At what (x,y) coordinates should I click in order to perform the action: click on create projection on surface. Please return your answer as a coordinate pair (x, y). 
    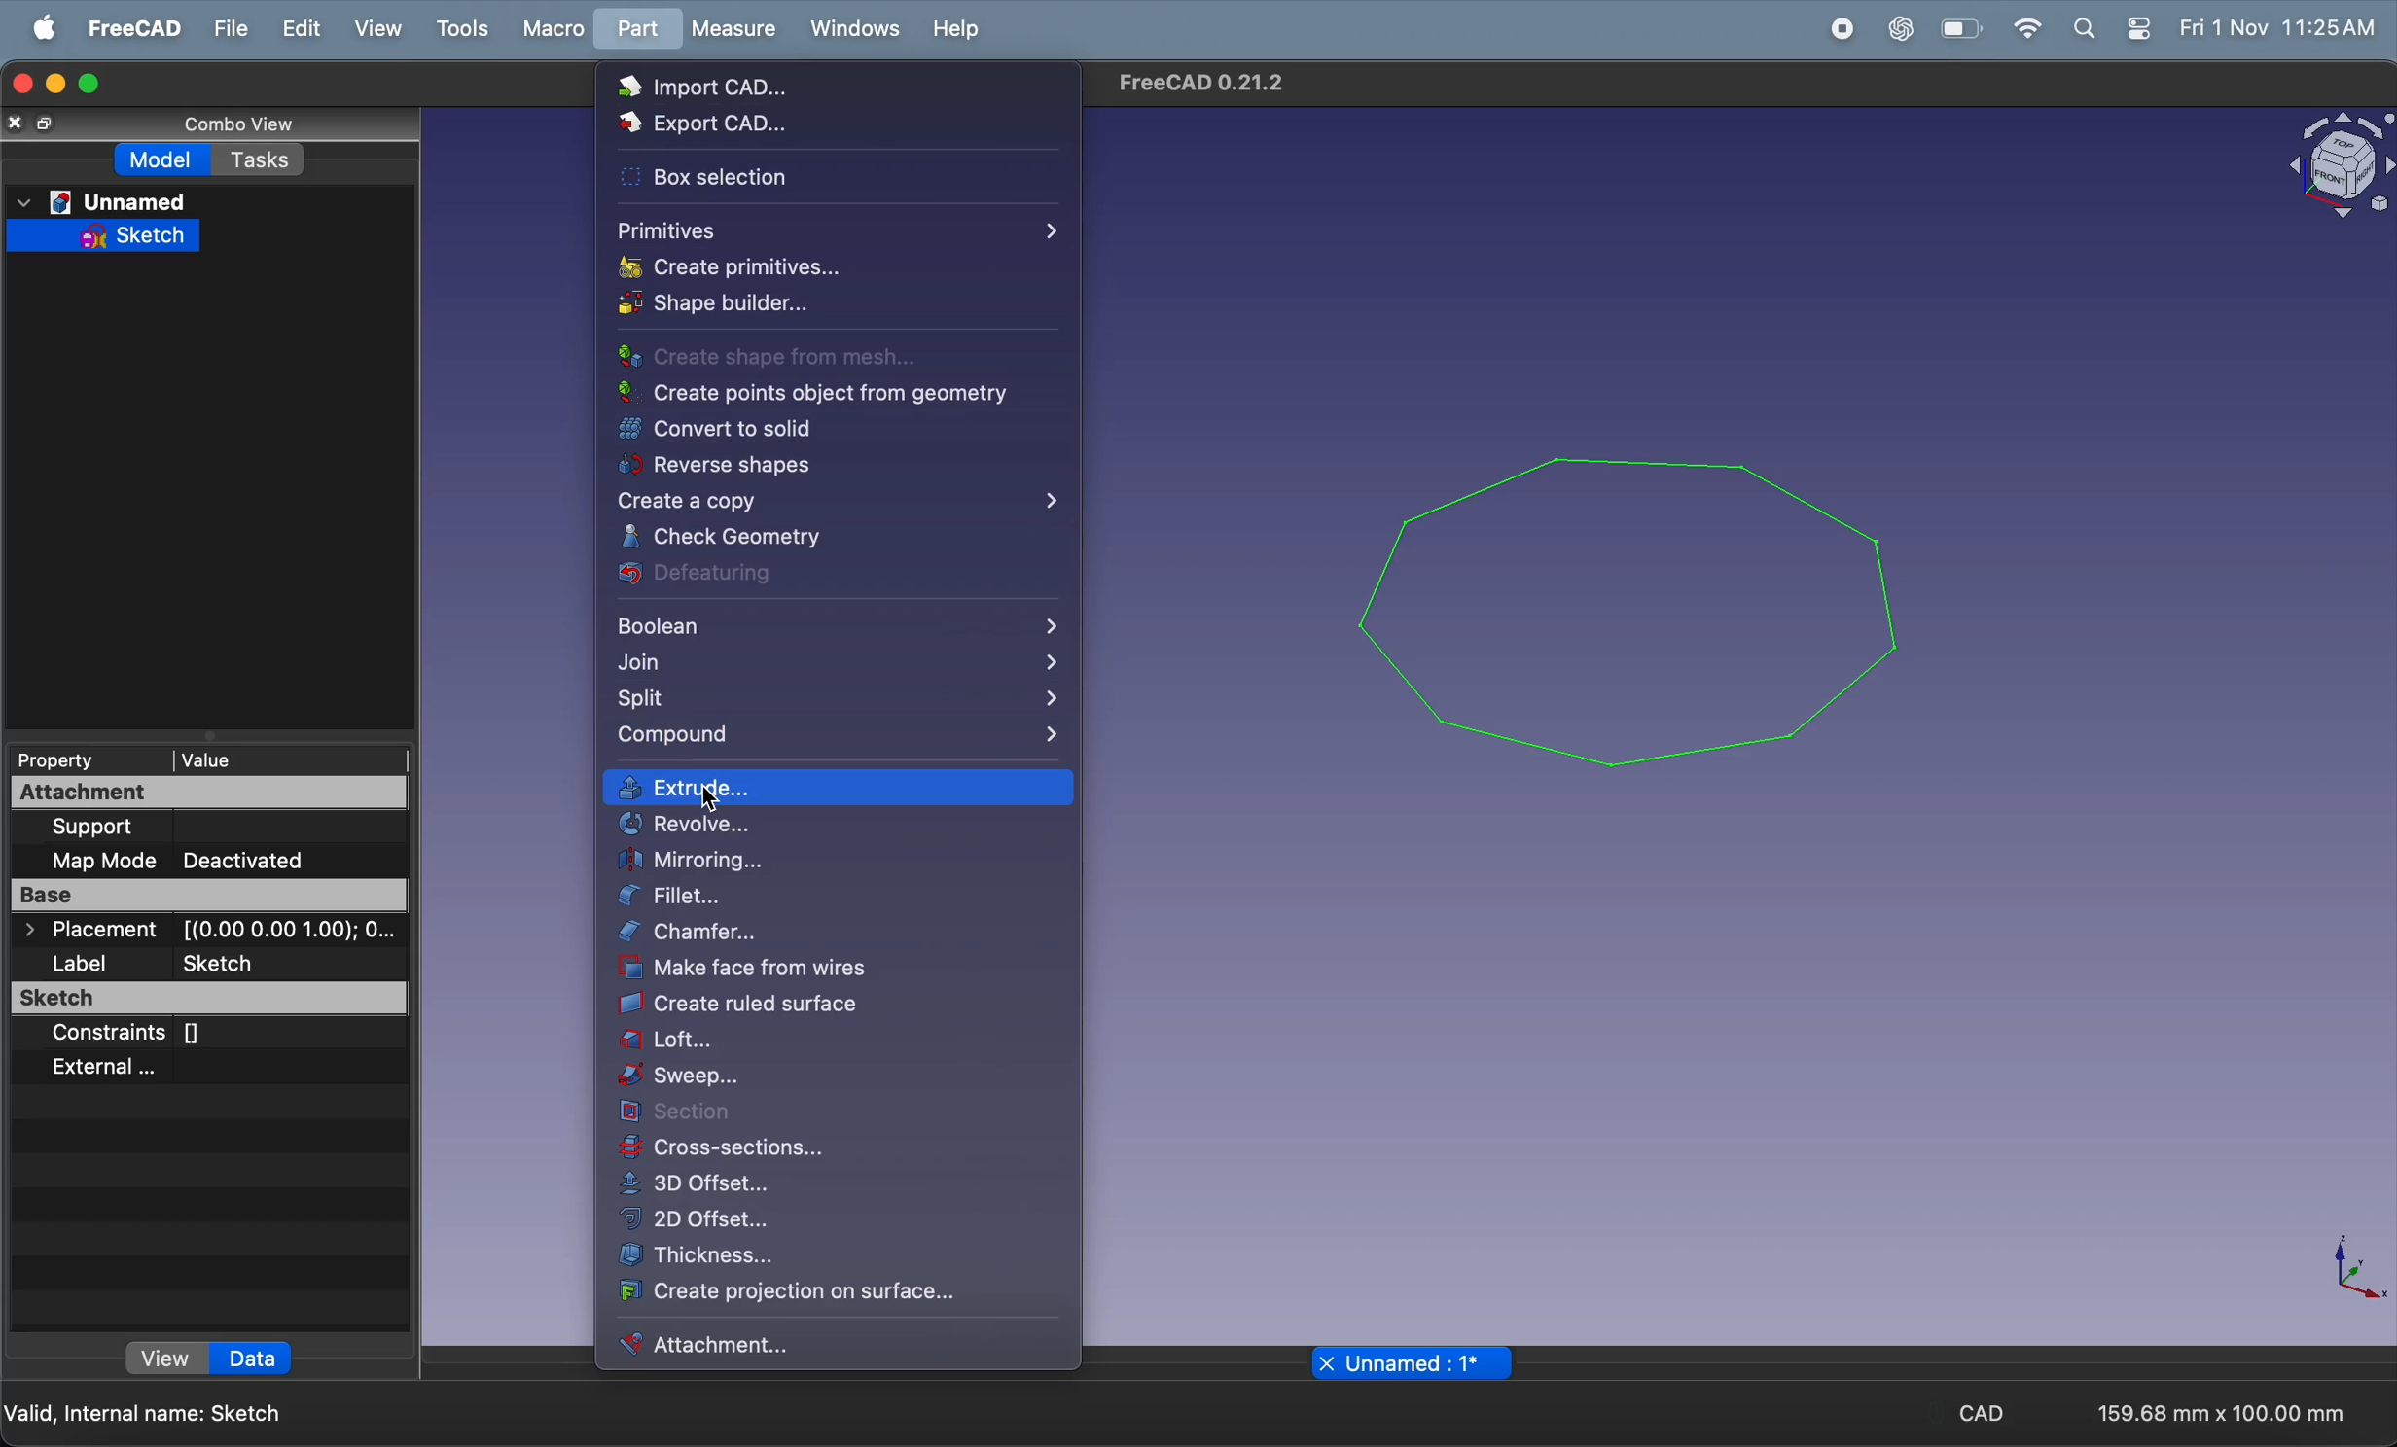
    Looking at the image, I should click on (808, 1295).